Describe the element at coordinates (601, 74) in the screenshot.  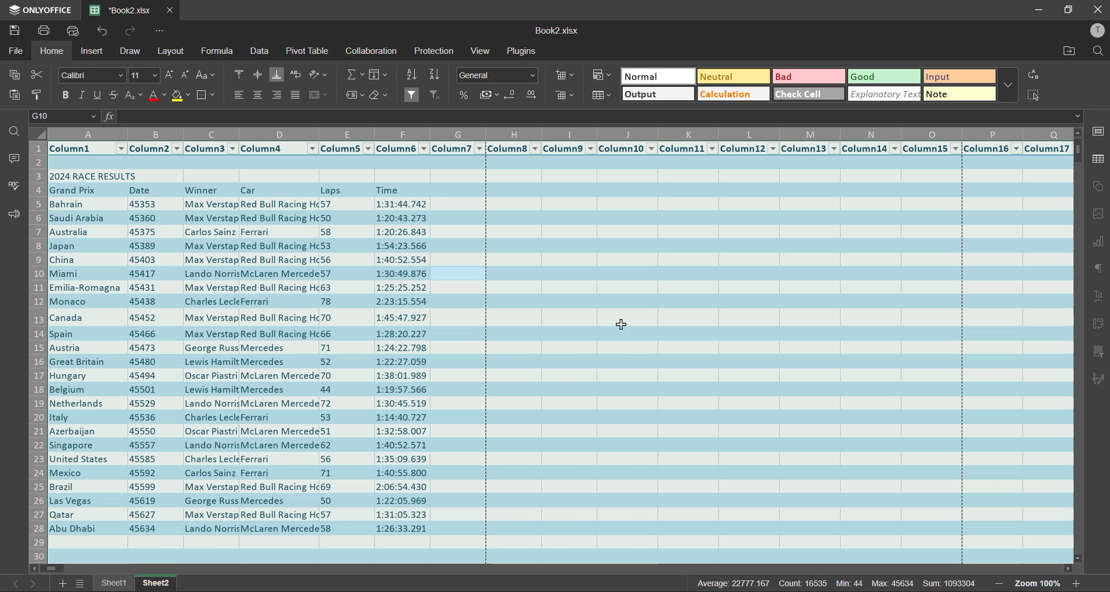
I see `conditional formatting` at that location.